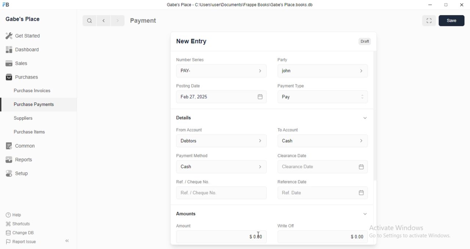 This screenshot has width=470, height=249. I want to click on Sales, so click(17, 63).